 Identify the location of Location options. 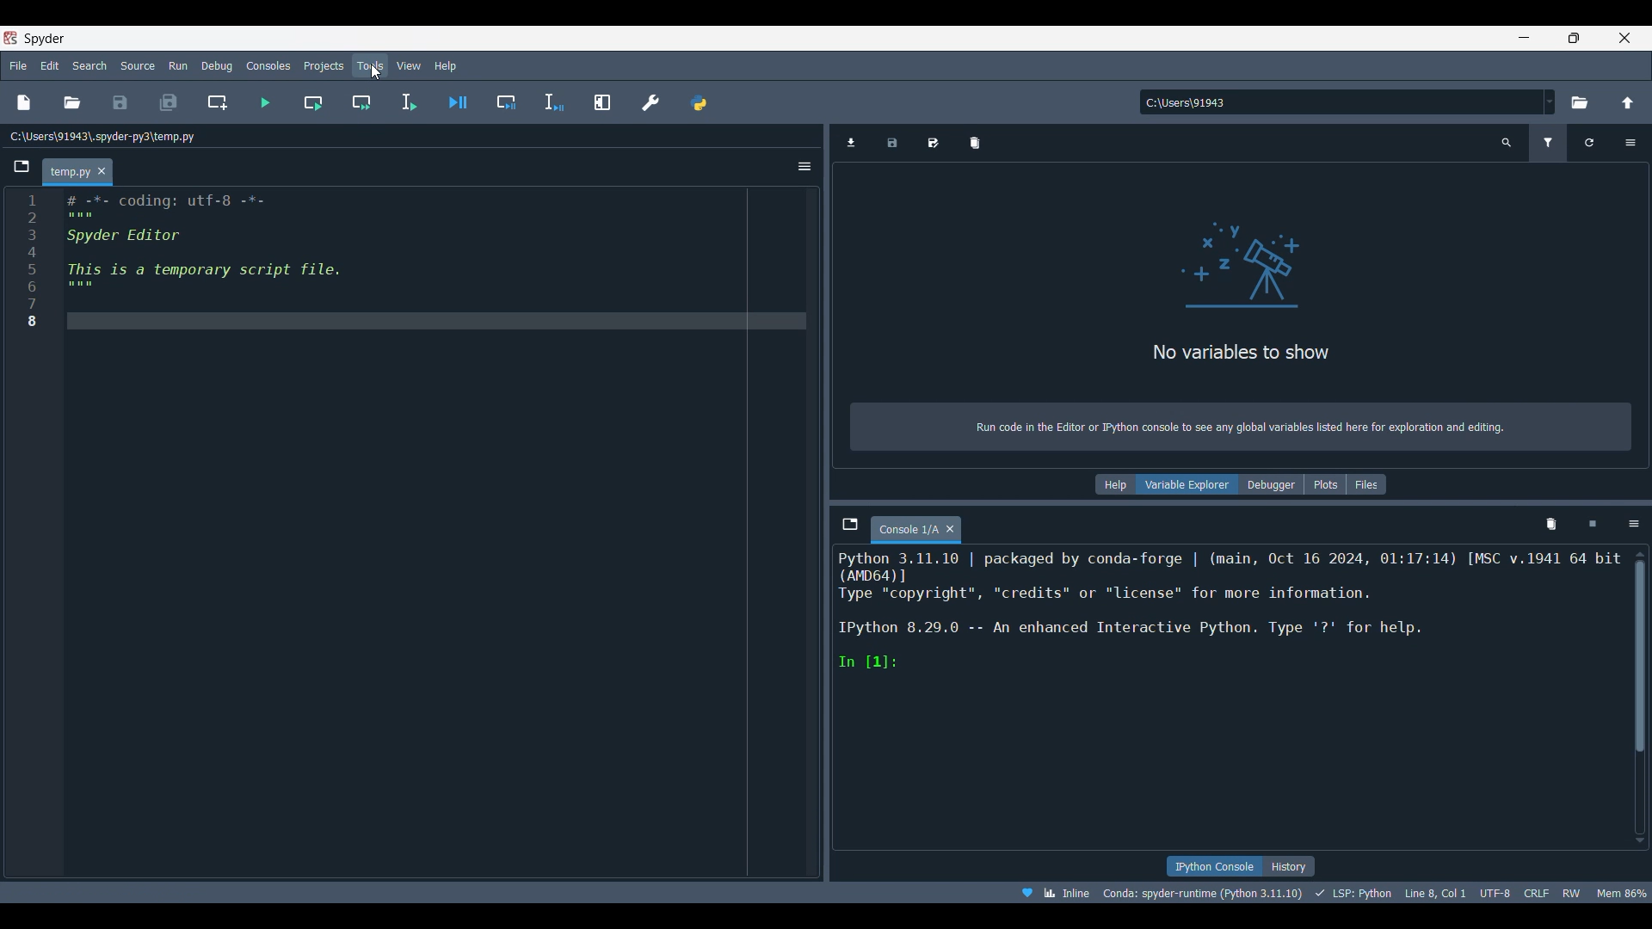
(1550, 102).